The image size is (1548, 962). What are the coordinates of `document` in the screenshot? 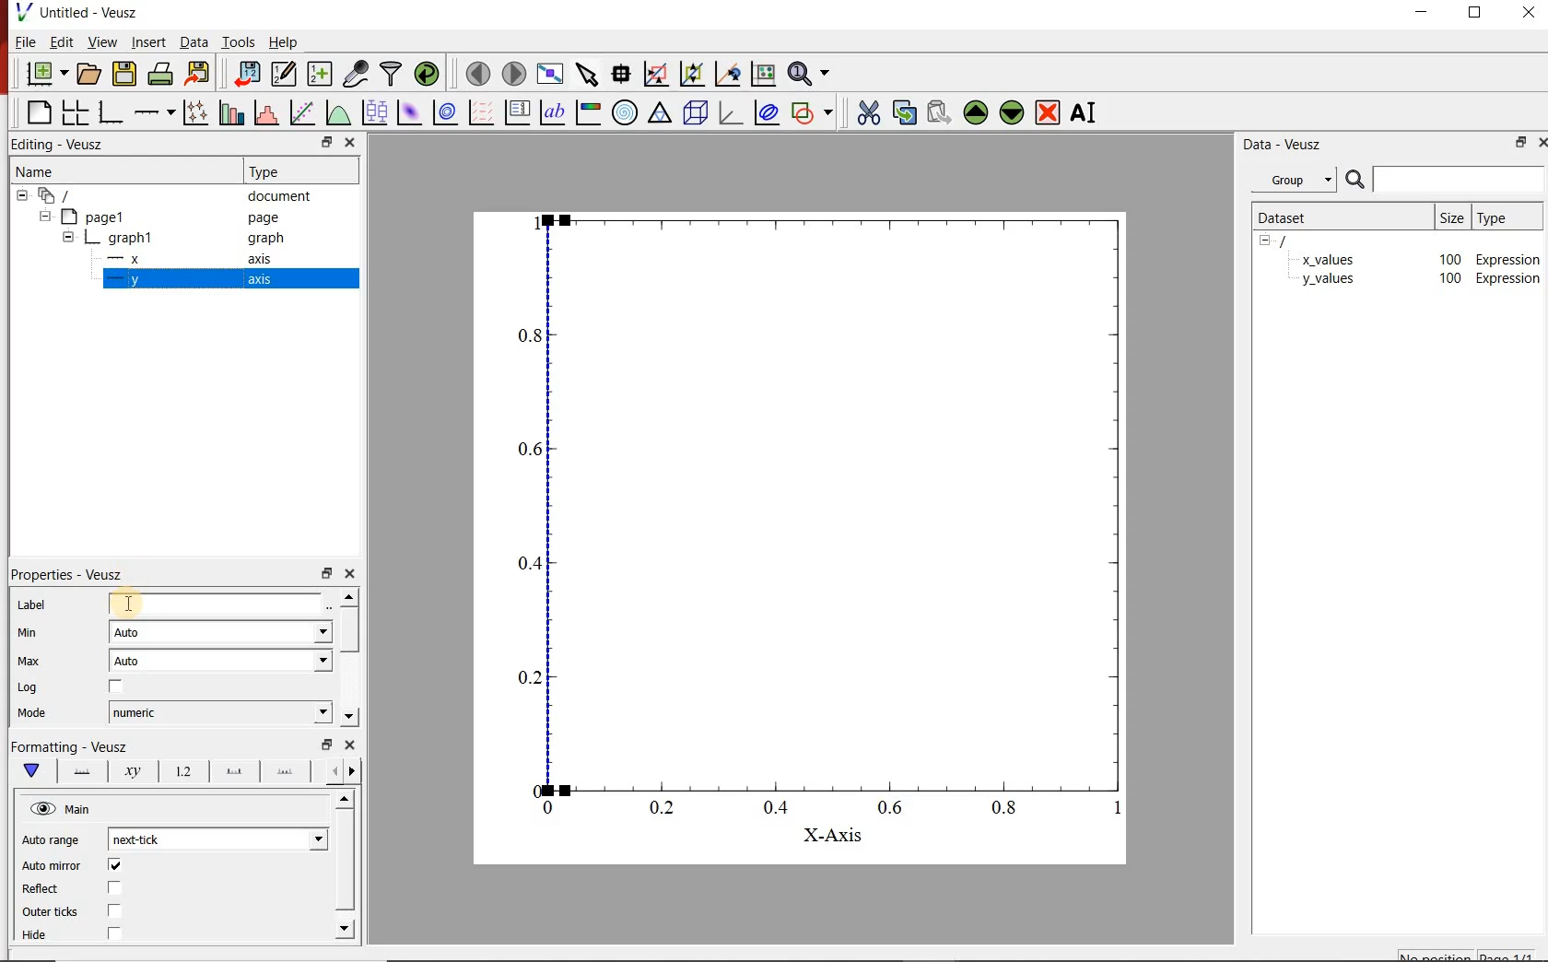 It's located at (277, 196).